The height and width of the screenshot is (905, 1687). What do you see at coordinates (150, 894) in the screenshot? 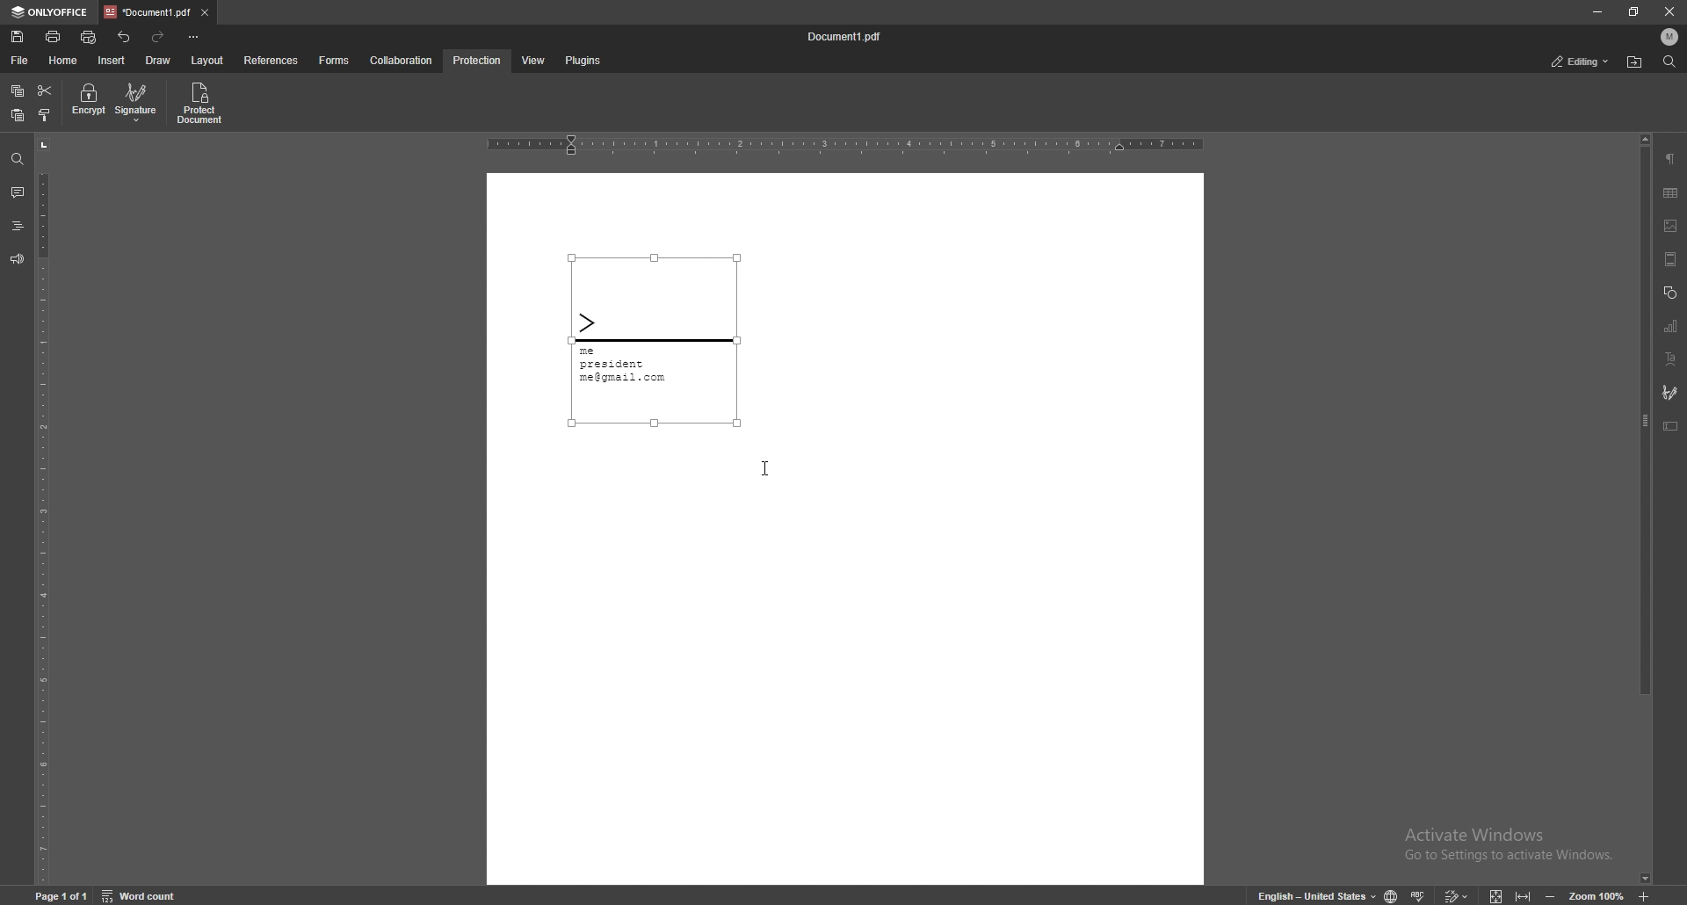
I see `word count` at bounding box center [150, 894].